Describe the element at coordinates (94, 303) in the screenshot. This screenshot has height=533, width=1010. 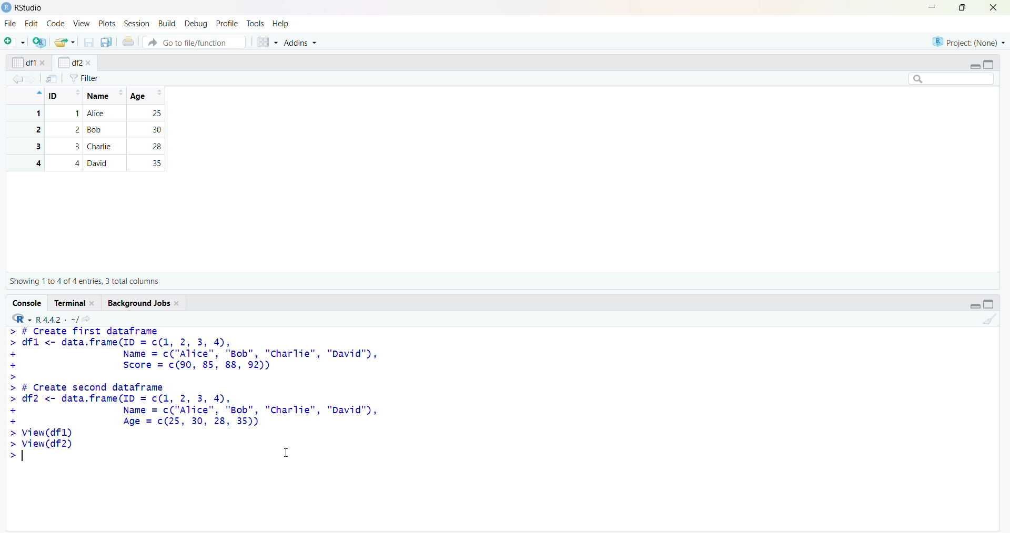
I see `close` at that location.